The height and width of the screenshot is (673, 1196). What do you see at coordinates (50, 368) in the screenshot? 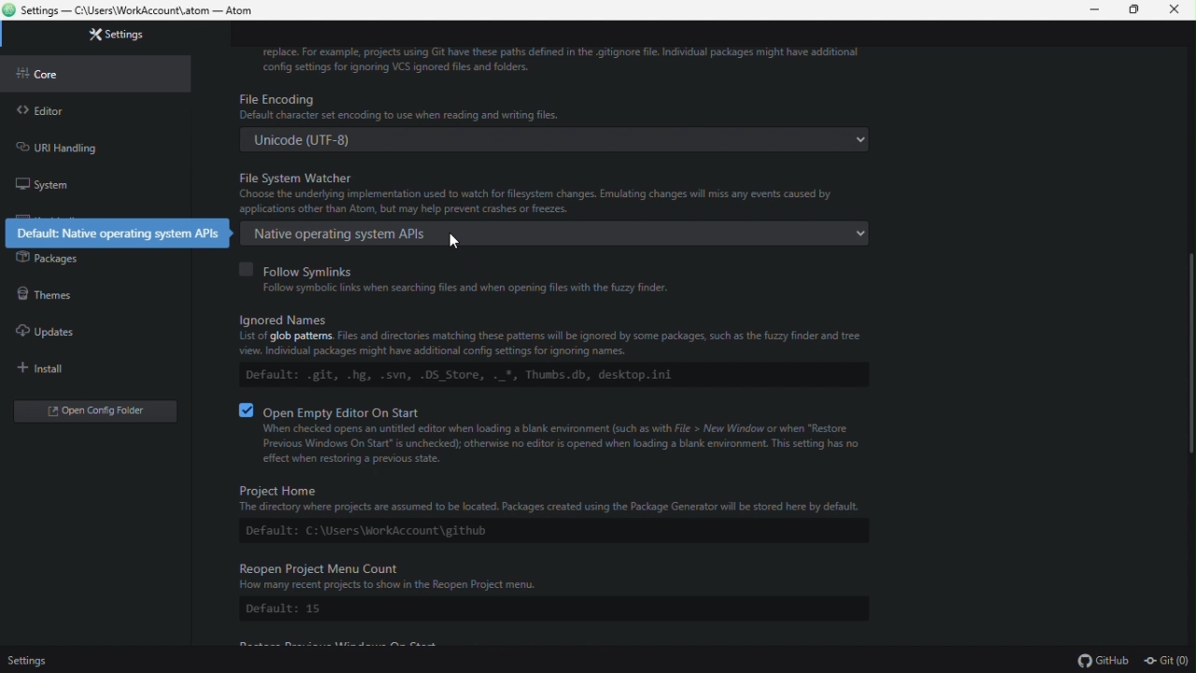
I see `Install` at bounding box center [50, 368].